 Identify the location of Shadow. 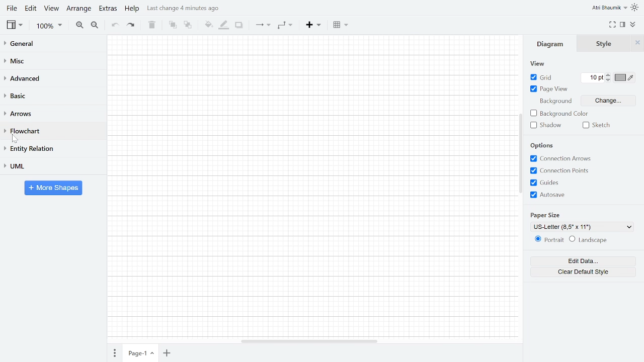
(545, 125).